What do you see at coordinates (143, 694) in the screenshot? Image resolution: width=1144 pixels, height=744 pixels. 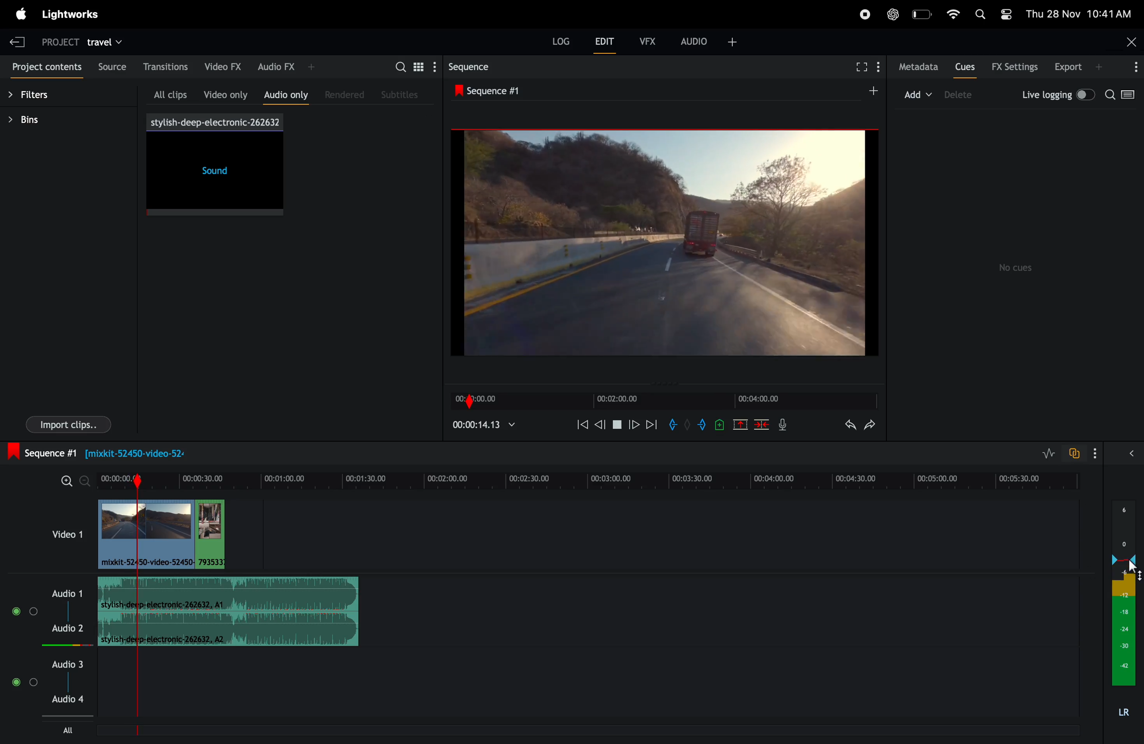 I see `Sequence Marker` at bounding box center [143, 694].